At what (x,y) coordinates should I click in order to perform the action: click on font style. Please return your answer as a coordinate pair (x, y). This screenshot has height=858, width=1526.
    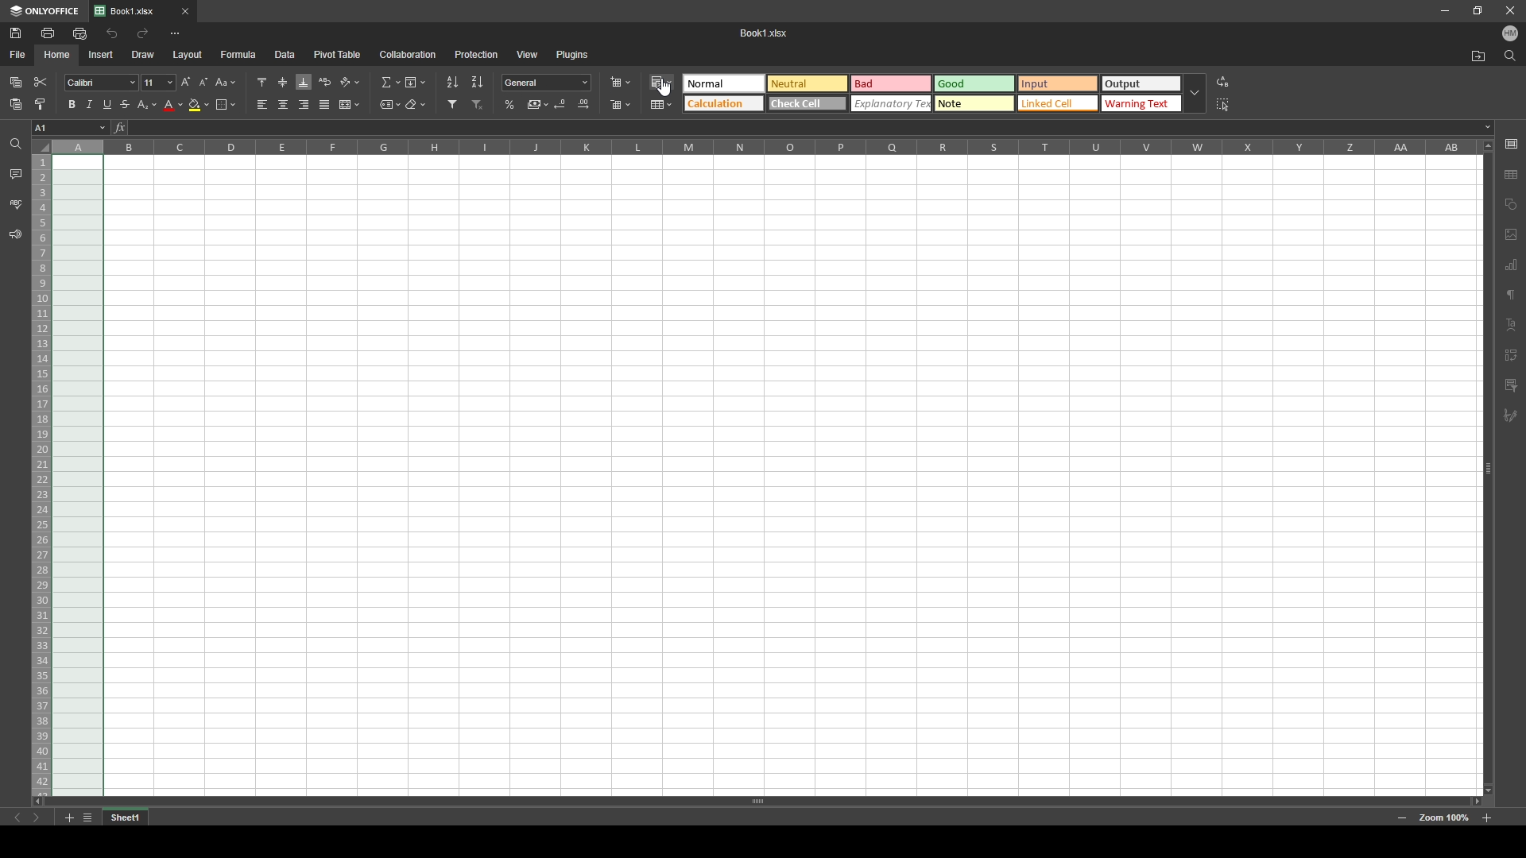
    Looking at the image, I should click on (101, 83).